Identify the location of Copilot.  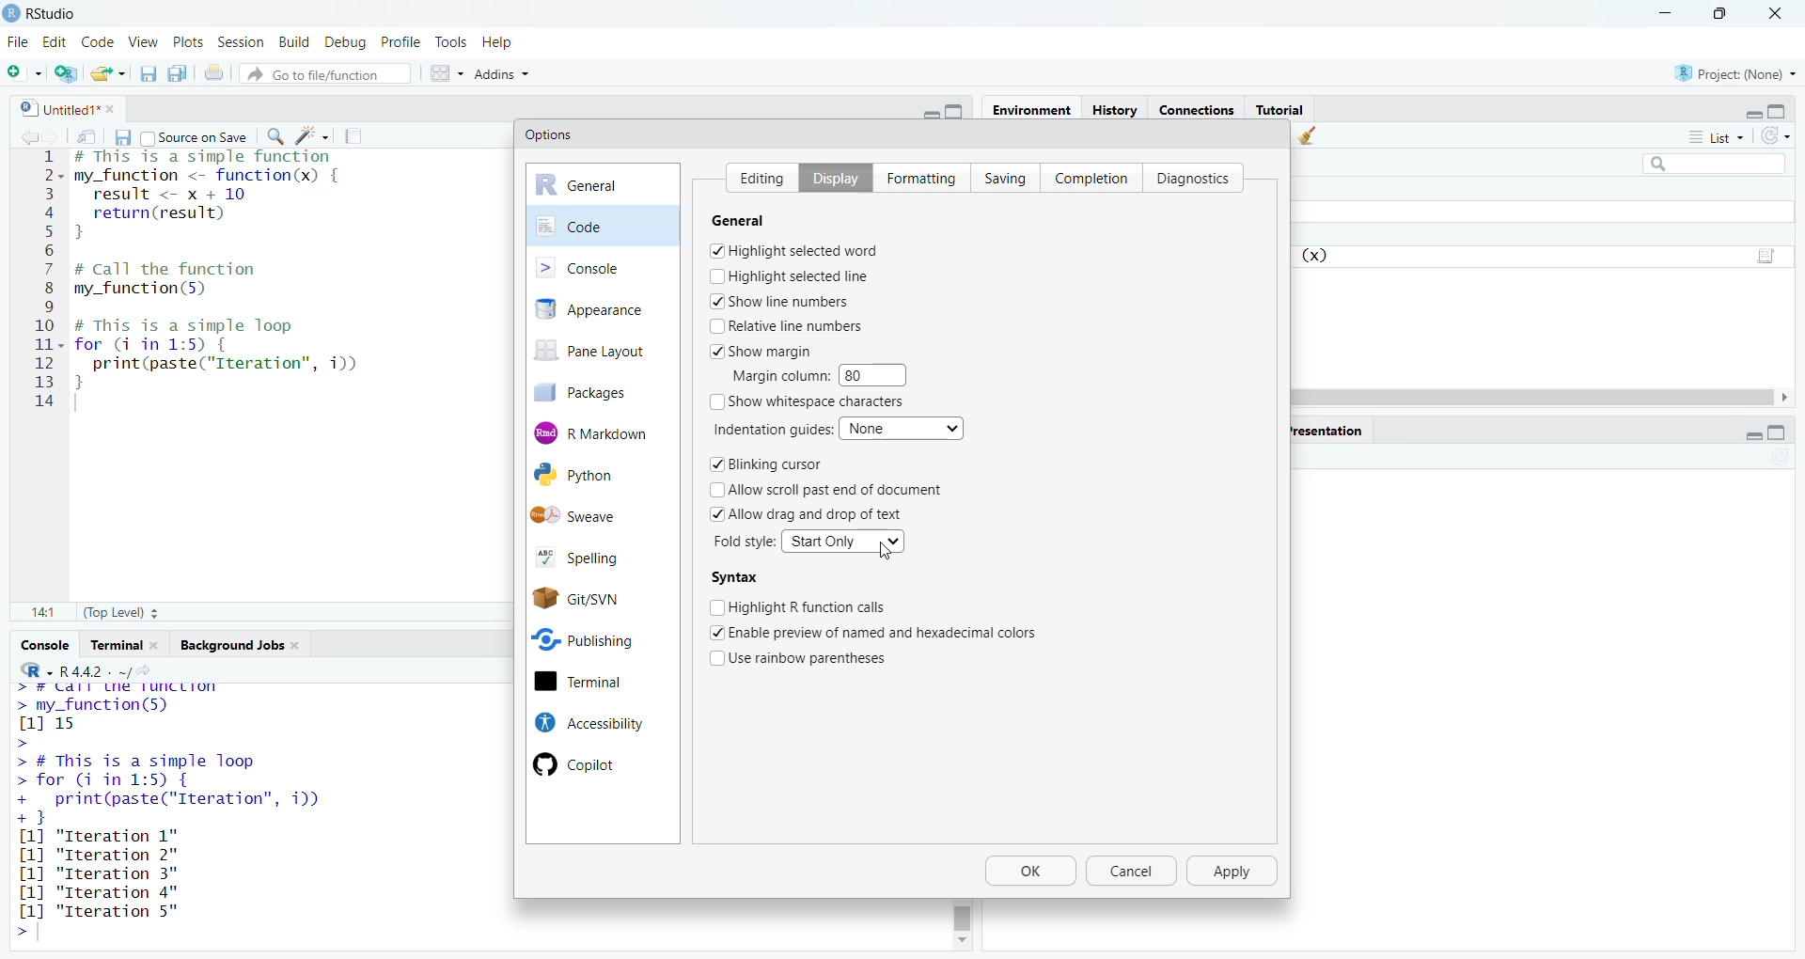
(585, 765).